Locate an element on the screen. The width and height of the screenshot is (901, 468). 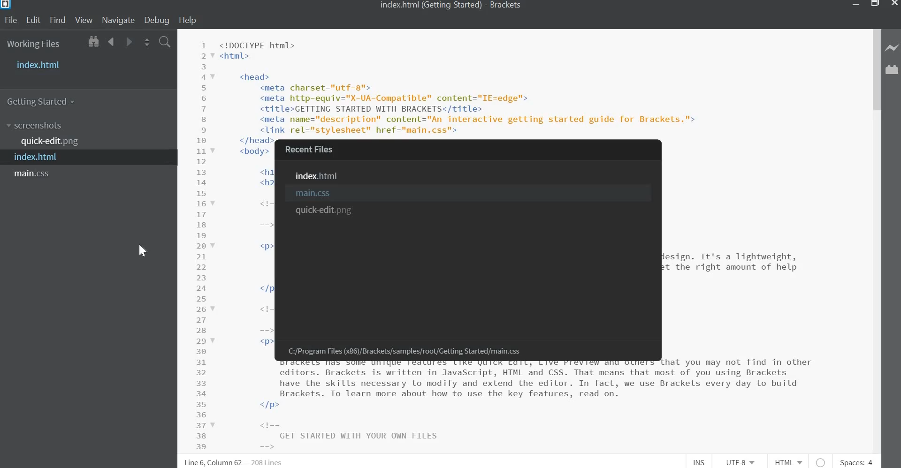
Show in File Tree is located at coordinates (92, 43).